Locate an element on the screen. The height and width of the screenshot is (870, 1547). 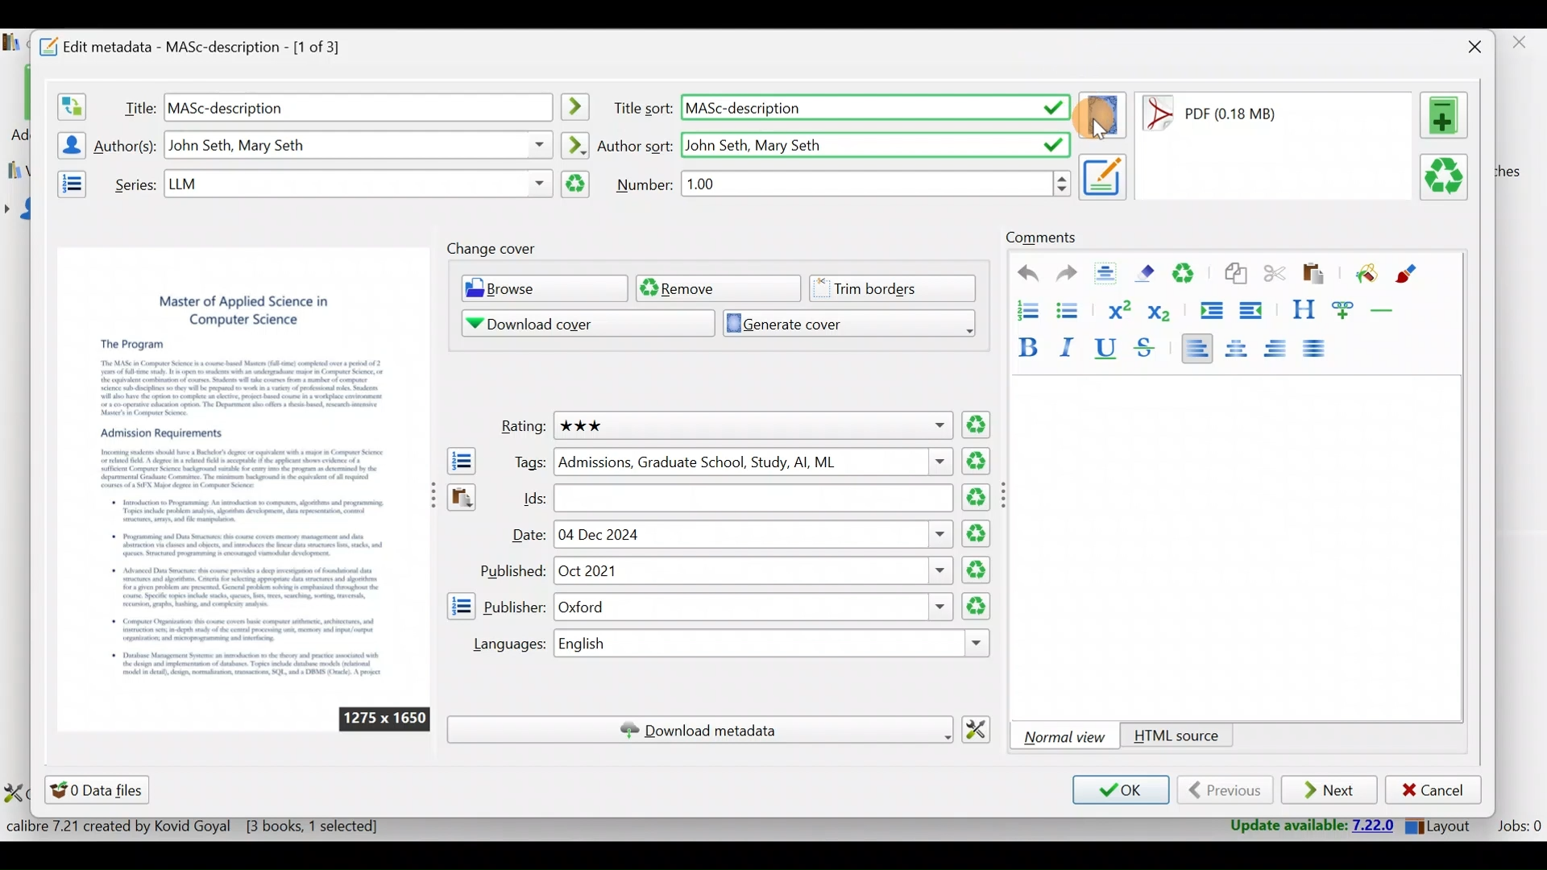
Remove is located at coordinates (716, 288).